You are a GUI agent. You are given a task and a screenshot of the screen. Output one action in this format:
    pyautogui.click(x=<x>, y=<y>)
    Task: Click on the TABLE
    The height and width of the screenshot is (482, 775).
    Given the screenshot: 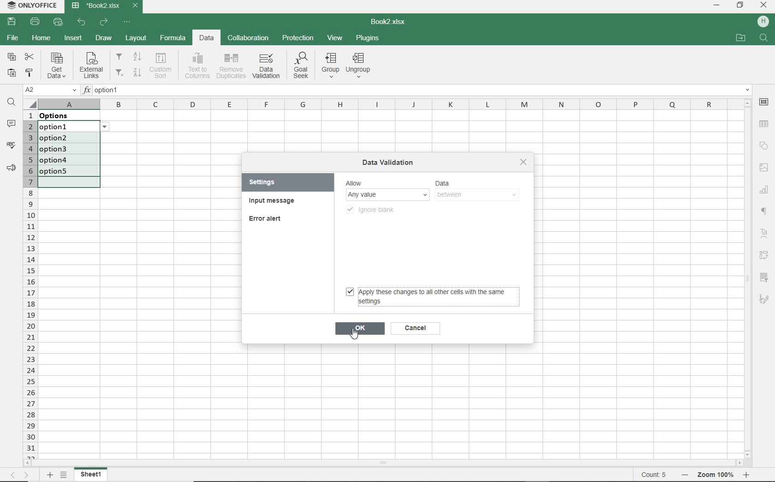 What is the action you would take?
    pyautogui.click(x=763, y=124)
    